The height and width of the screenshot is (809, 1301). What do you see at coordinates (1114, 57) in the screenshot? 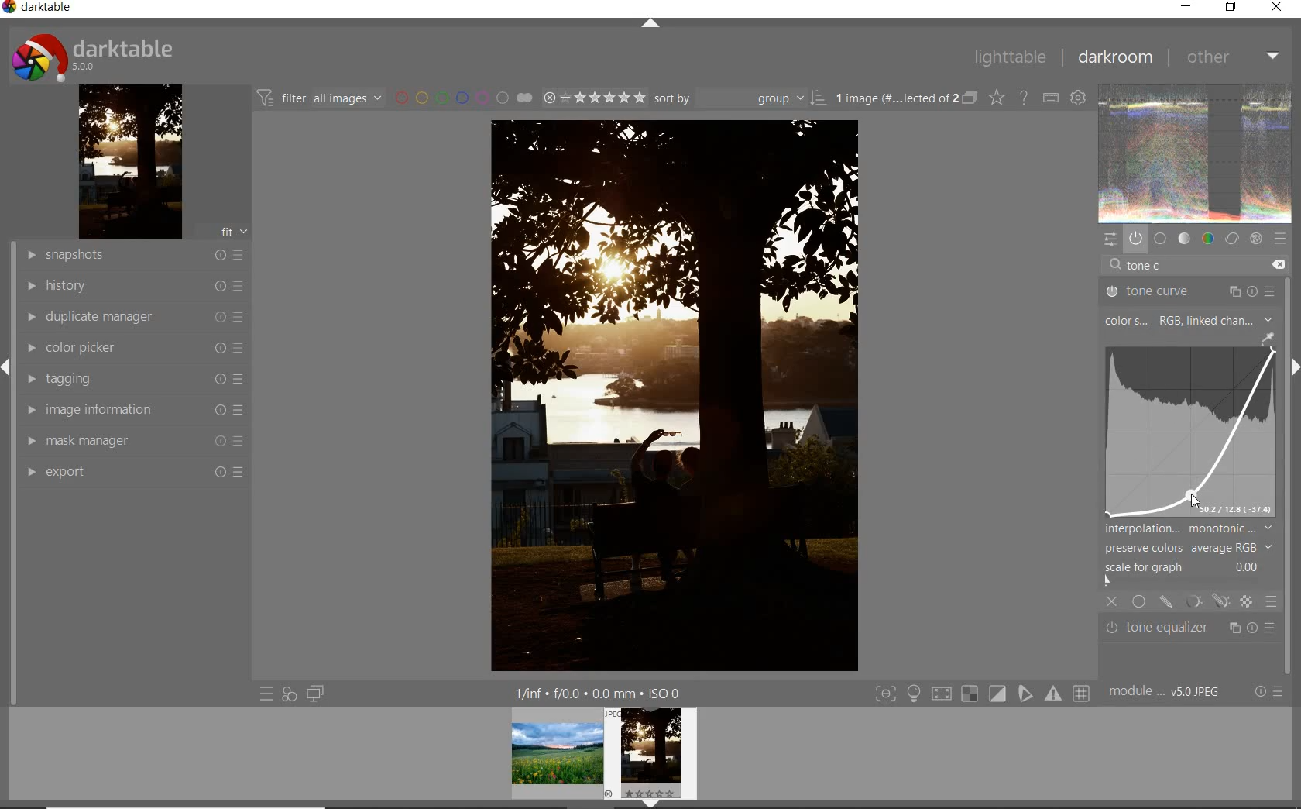
I see `darkroom` at bounding box center [1114, 57].